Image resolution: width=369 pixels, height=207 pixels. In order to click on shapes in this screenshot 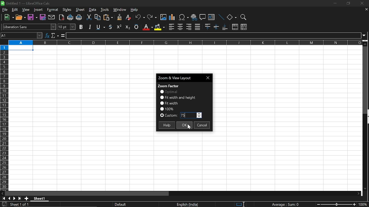, I will do `click(231, 18)`.